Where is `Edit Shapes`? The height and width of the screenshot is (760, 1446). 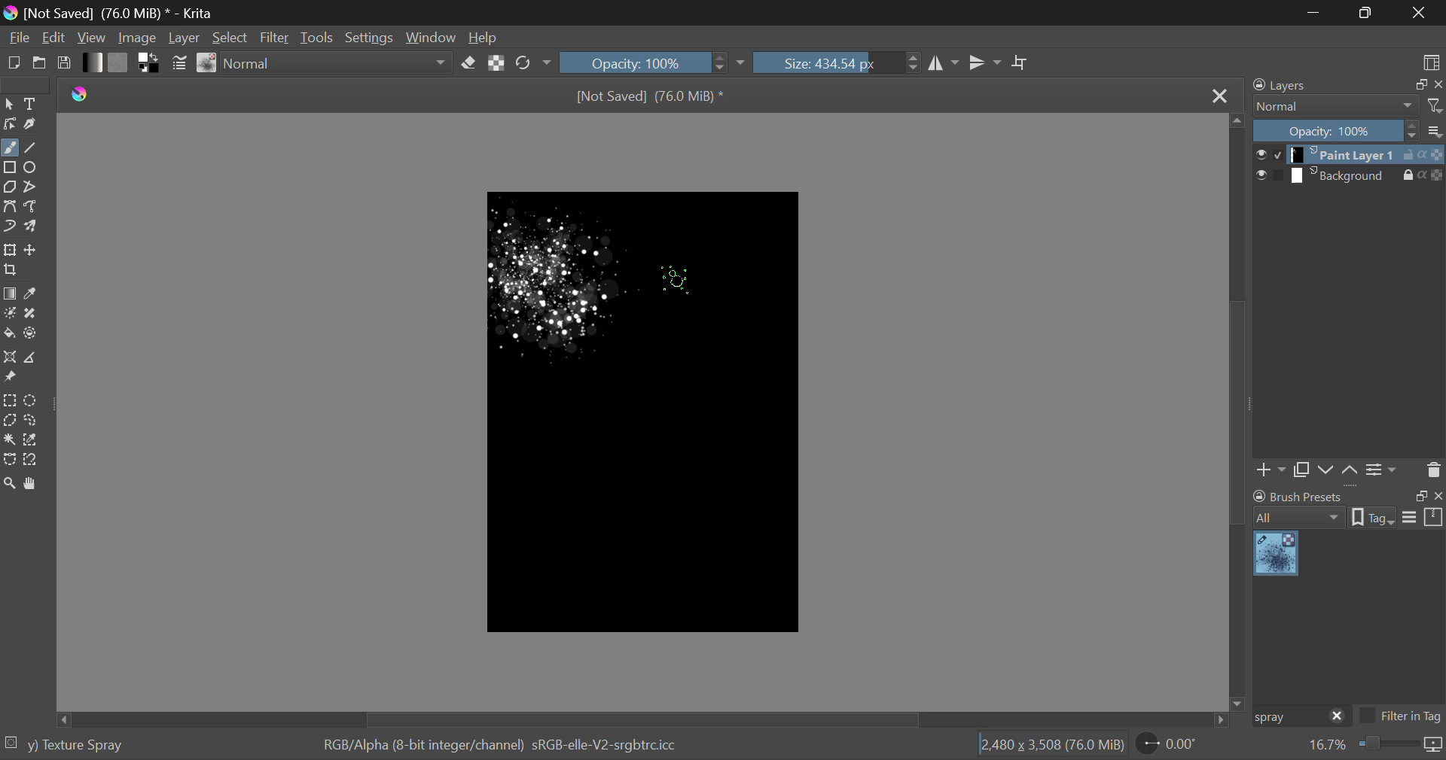 Edit Shapes is located at coordinates (11, 124).